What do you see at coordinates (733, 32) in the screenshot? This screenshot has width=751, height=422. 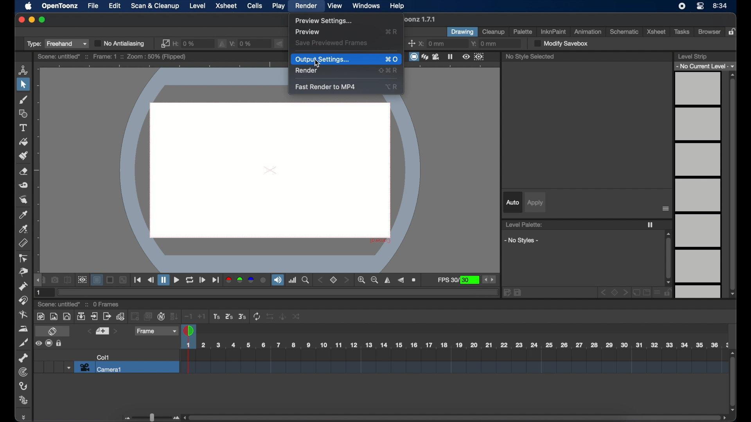 I see `lock` at bounding box center [733, 32].